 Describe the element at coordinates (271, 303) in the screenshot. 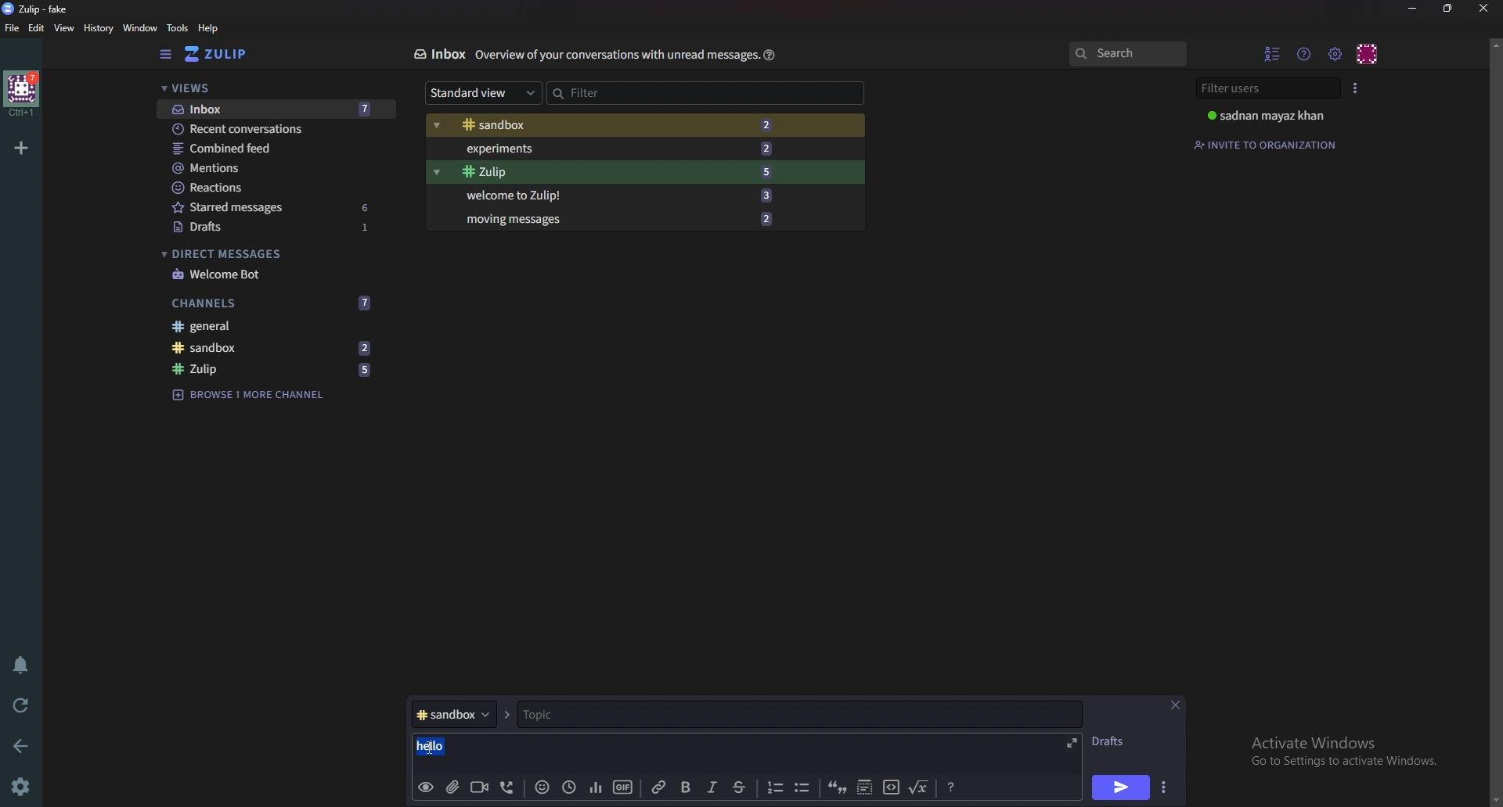

I see `Channels 7` at that location.